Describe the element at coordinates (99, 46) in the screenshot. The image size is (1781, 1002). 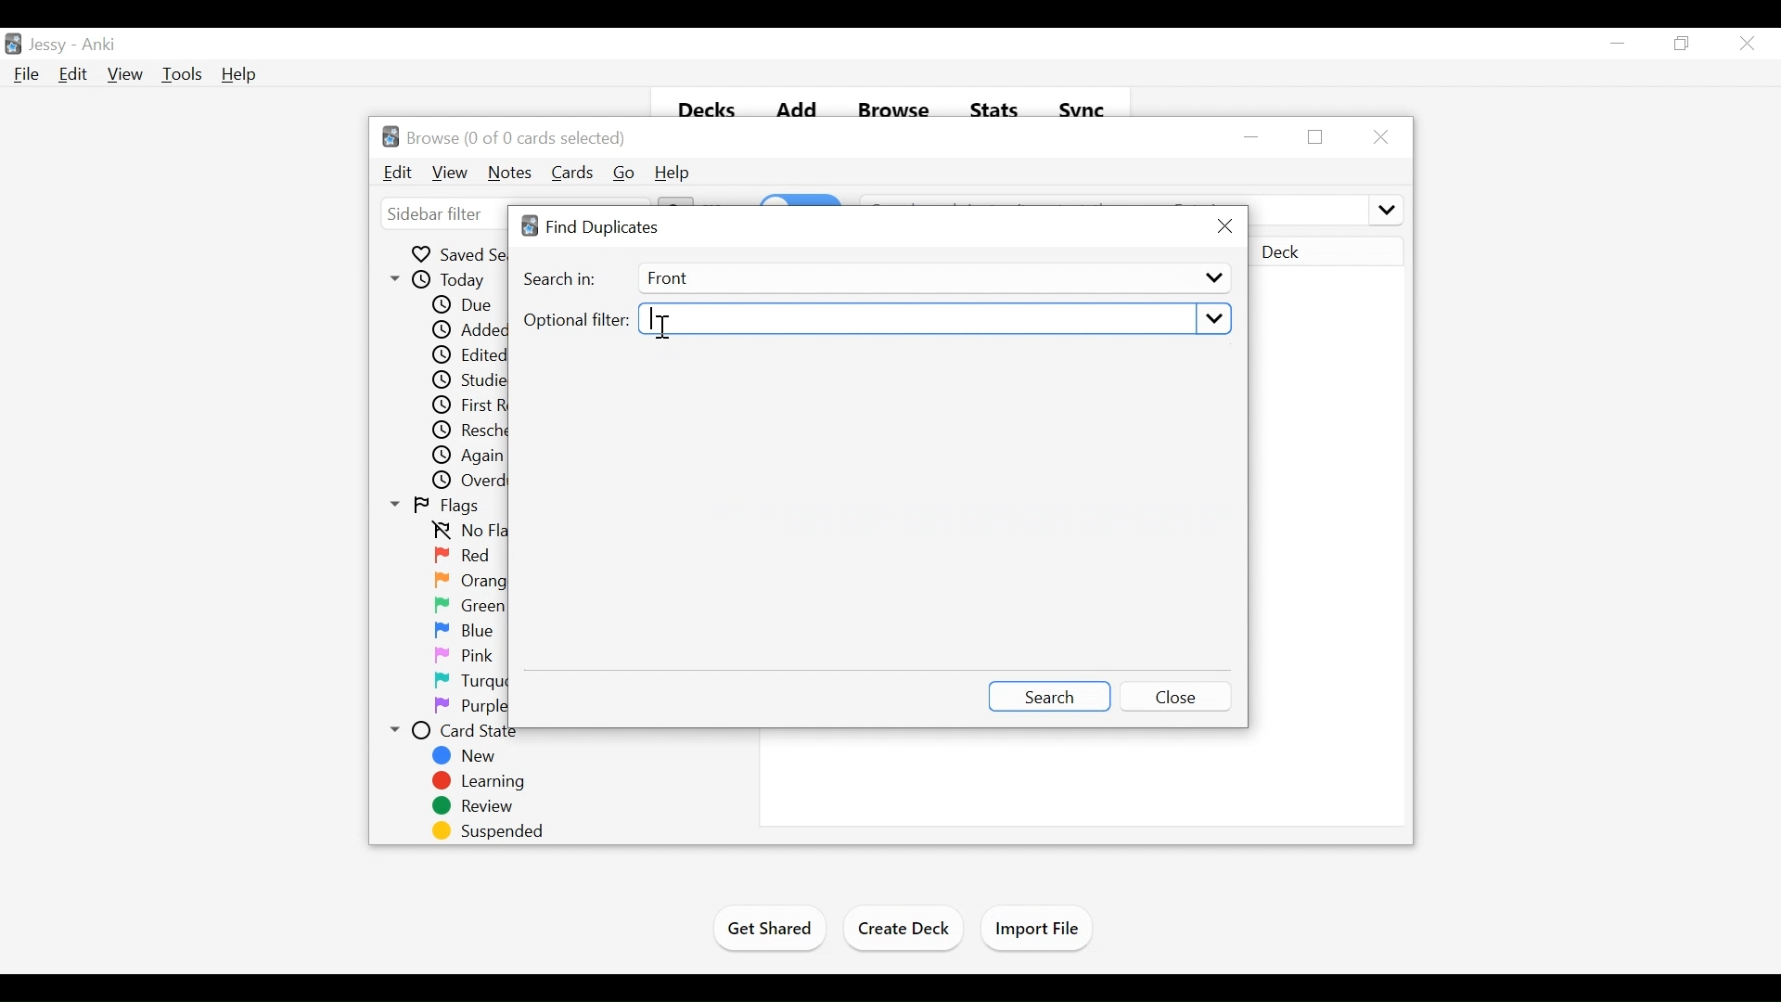
I see `Anki` at that location.